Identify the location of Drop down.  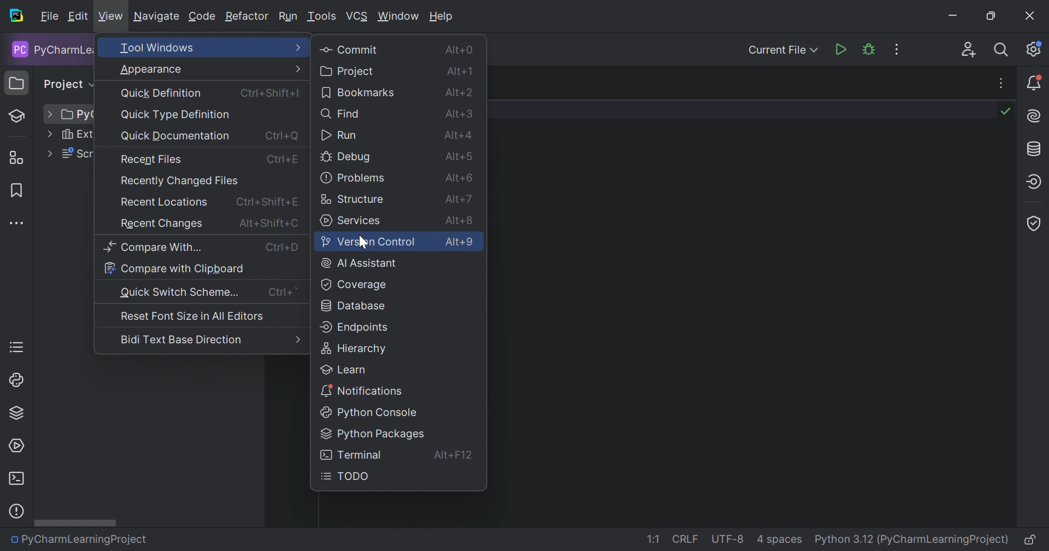
(48, 153).